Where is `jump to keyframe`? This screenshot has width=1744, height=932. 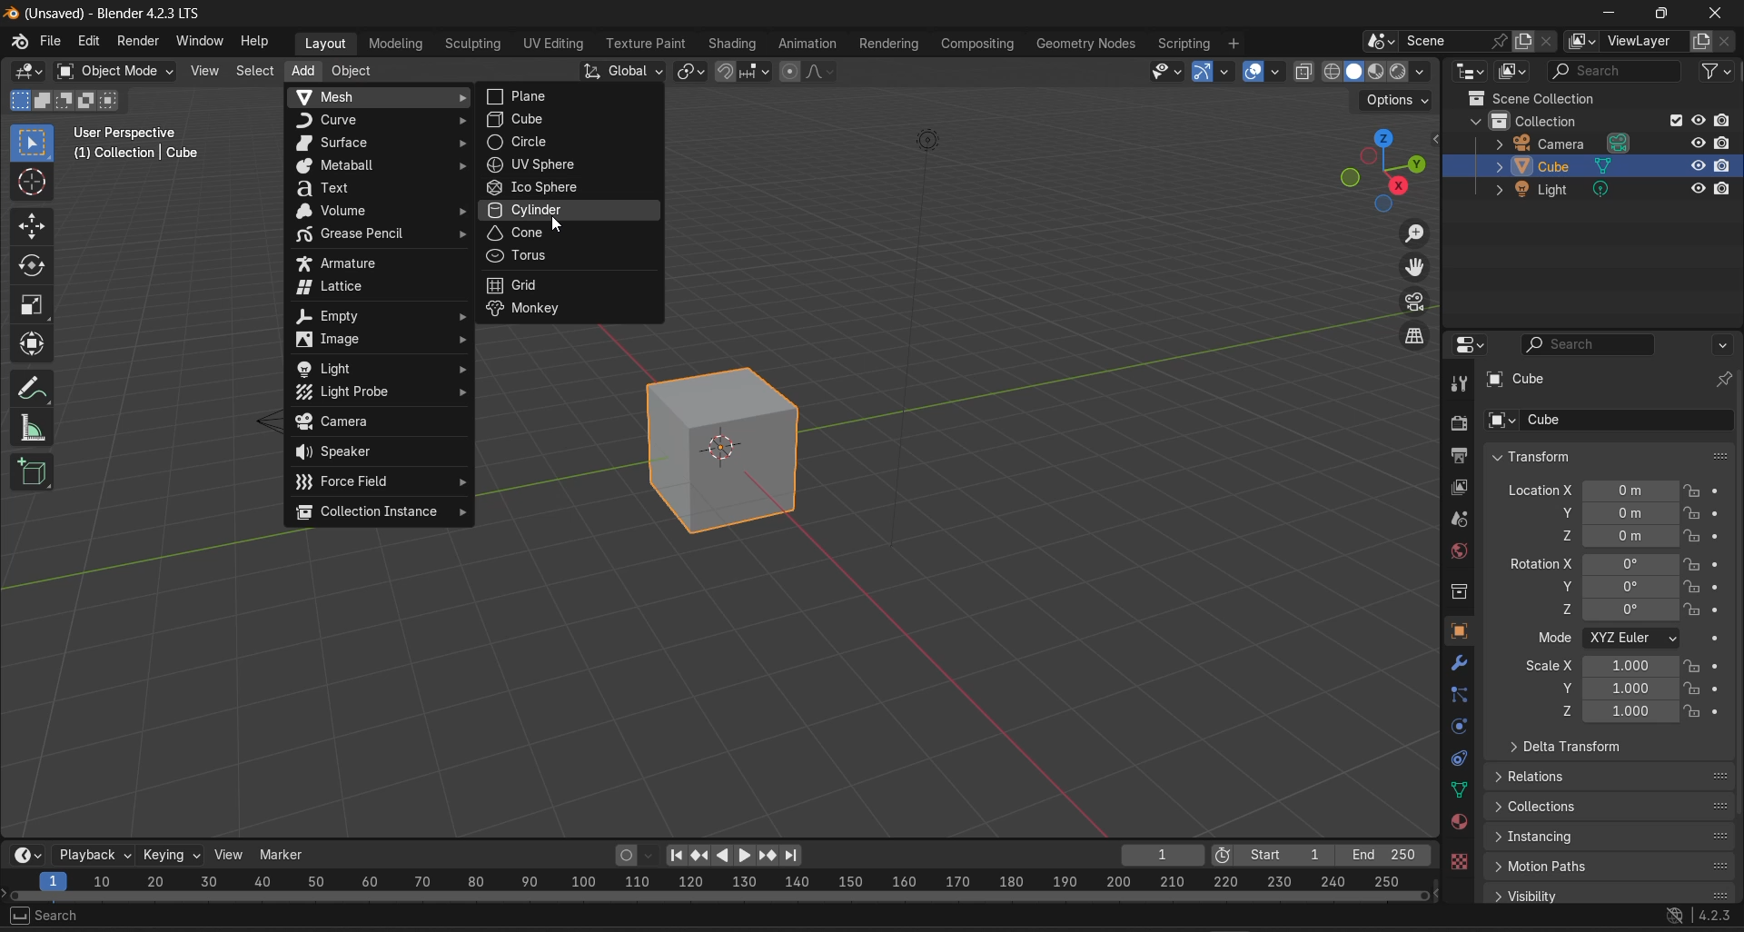 jump to keyframe is located at coordinates (769, 856).